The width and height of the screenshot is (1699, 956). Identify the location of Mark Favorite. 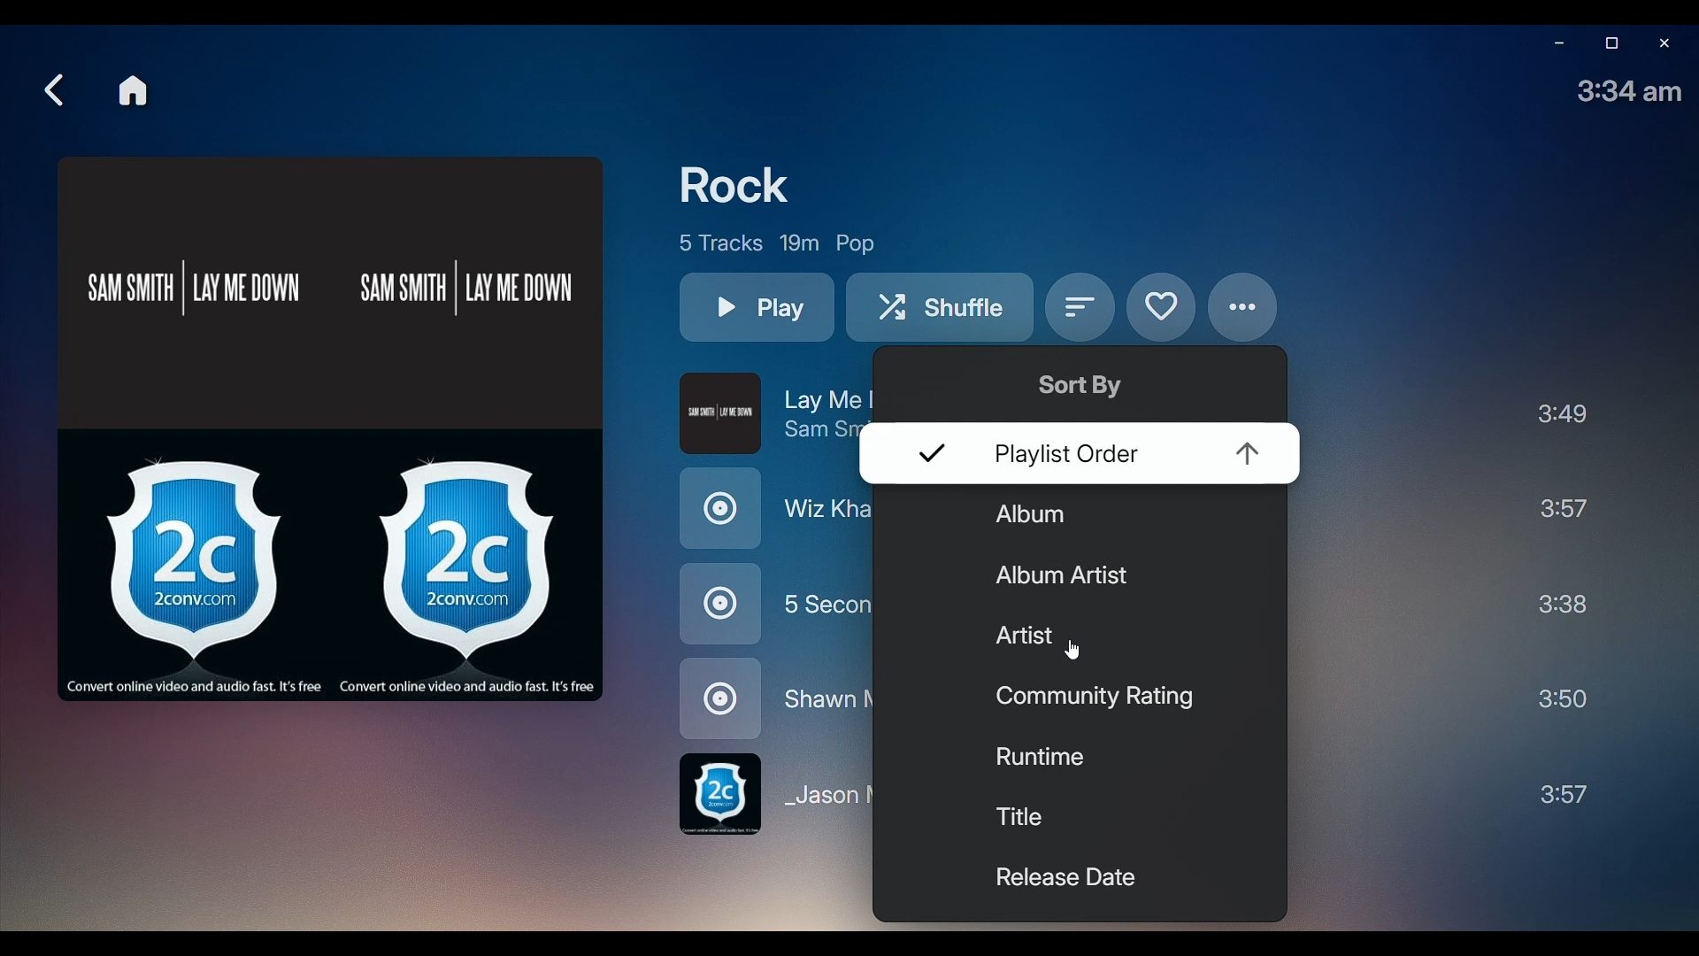
(1159, 307).